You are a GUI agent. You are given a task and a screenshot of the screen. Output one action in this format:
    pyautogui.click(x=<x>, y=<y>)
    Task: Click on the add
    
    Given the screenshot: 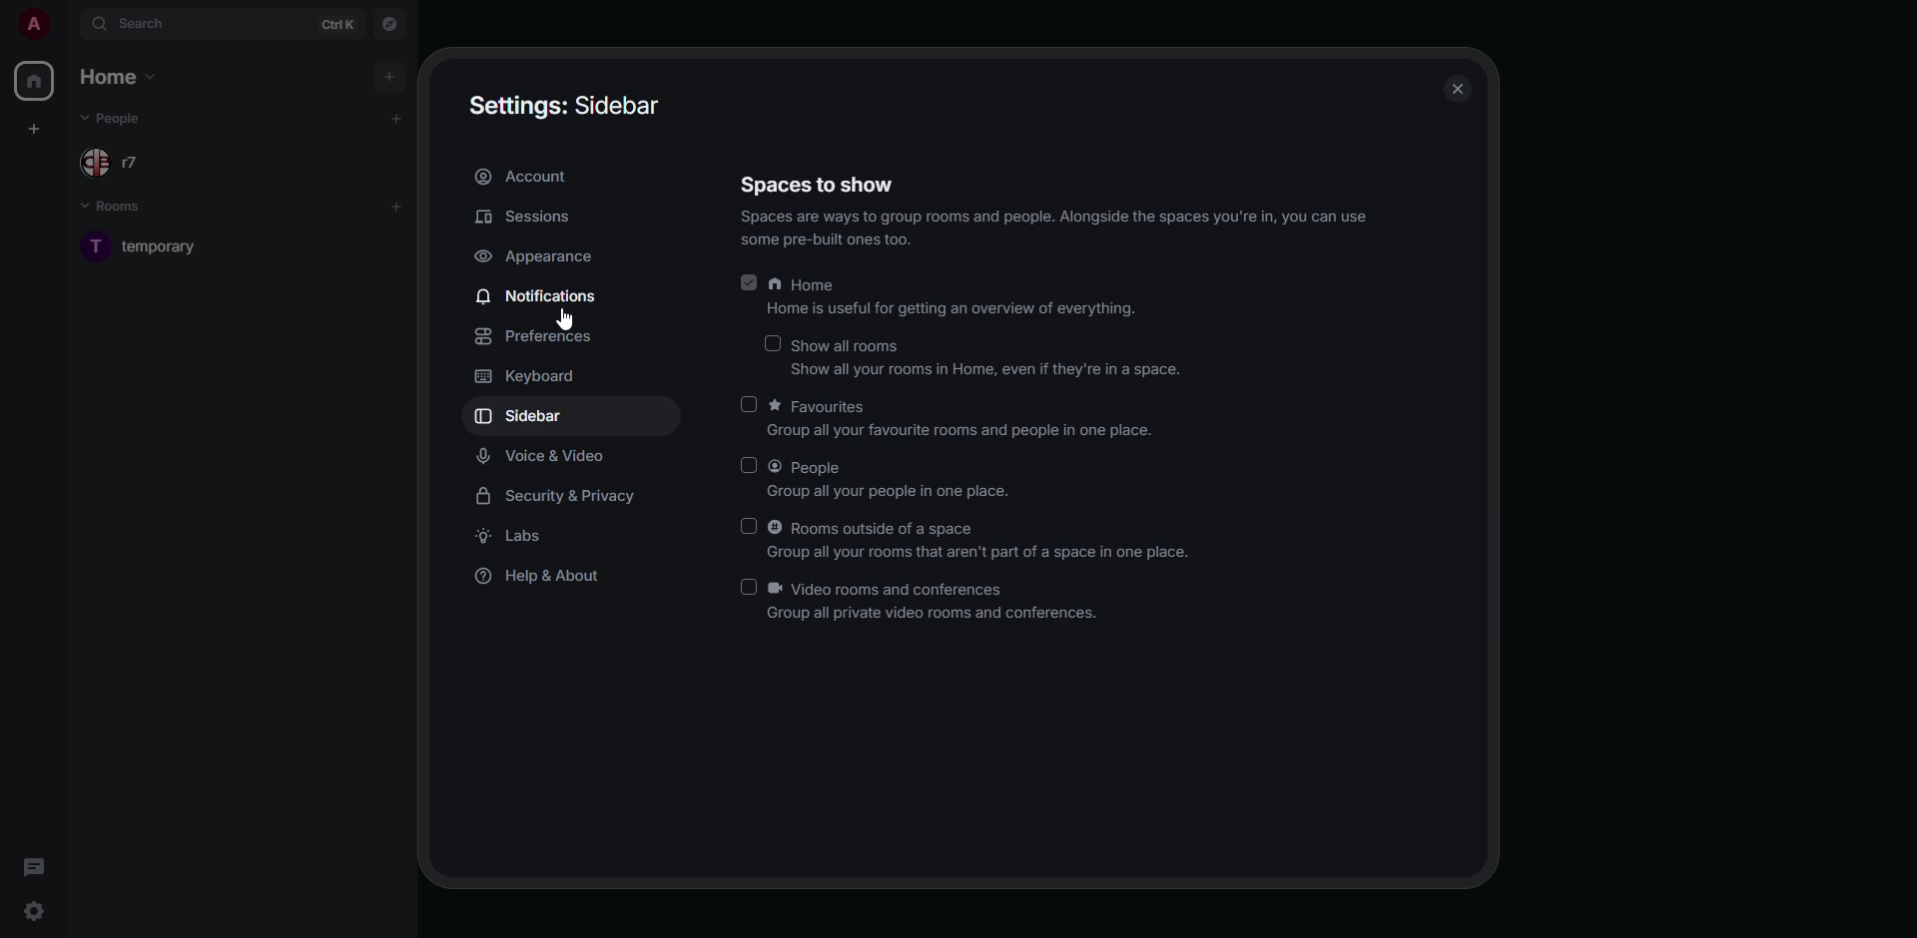 What is the action you would take?
    pyautogui.click(x=393, y=118)
    